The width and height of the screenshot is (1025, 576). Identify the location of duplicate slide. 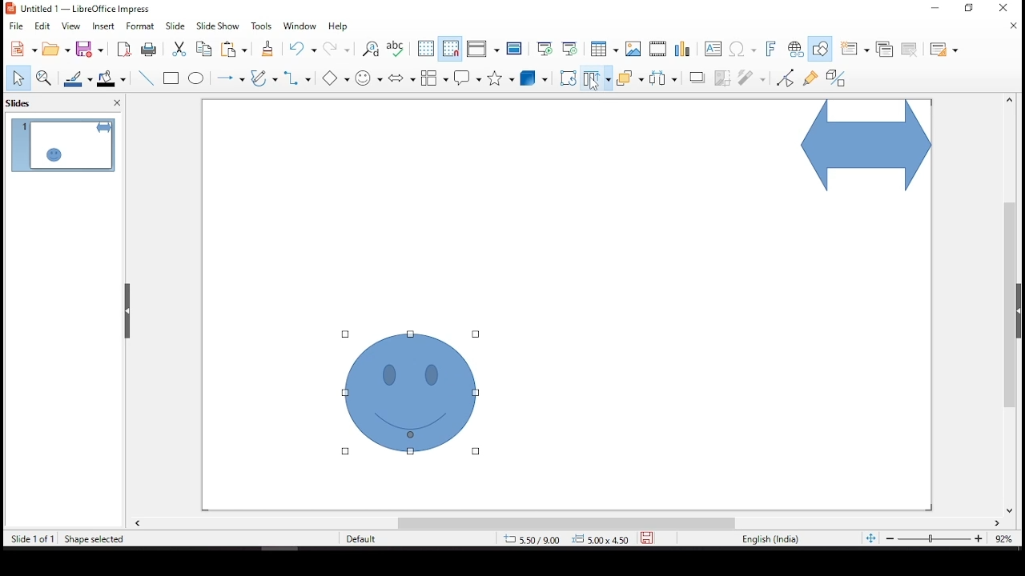
(886, 47).